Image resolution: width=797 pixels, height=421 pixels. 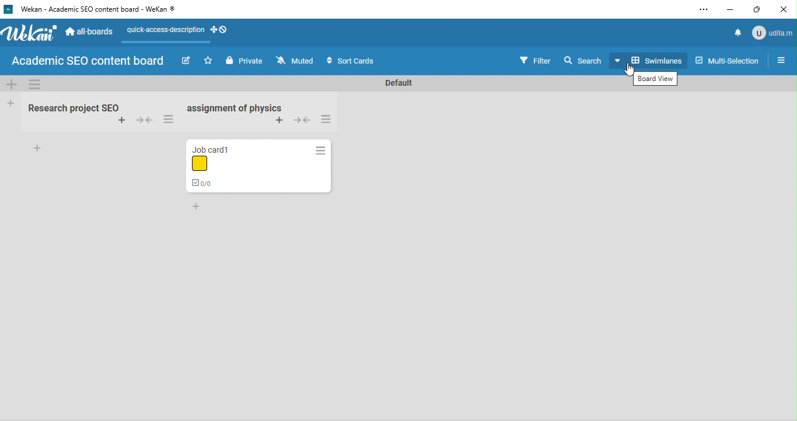 I want to click on muted, so click(x=296, y=61).